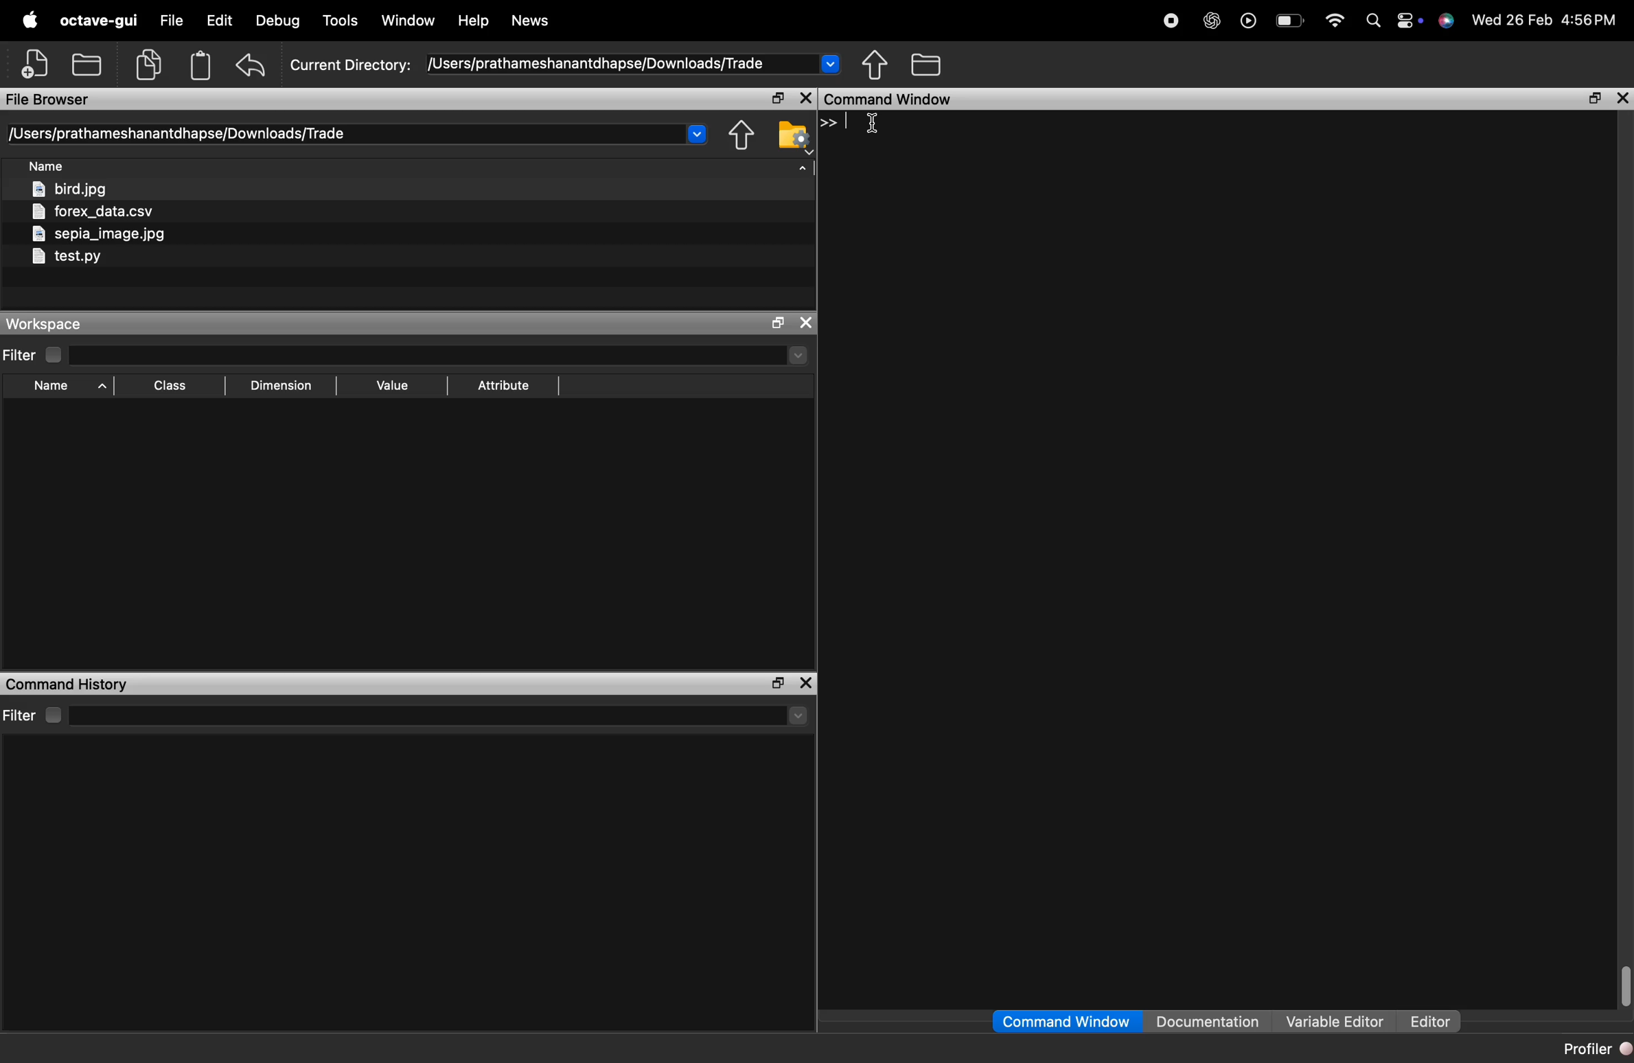  What do you see at coordinates (1411, 22) in the screenshot?
I see `action center` at bounding box center [1411, 22].